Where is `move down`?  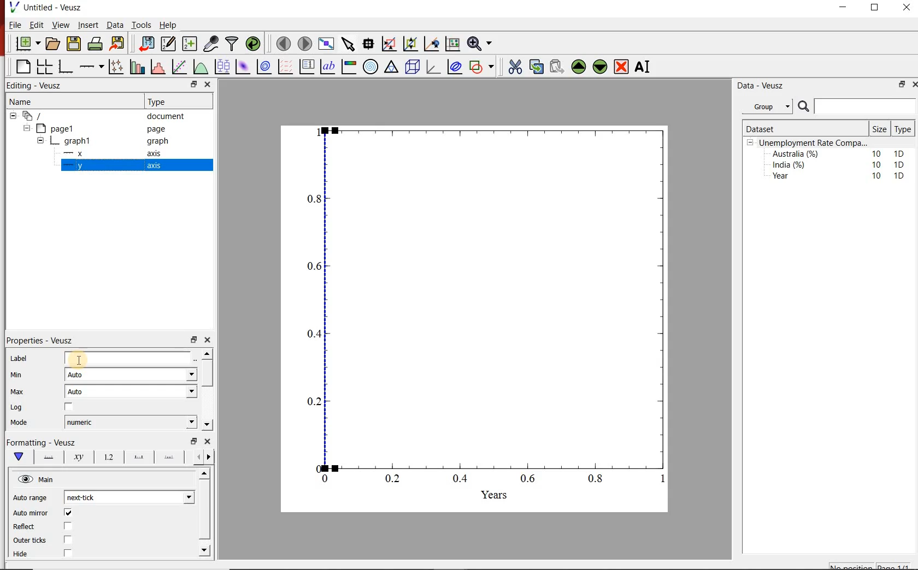 move down is located at coordinates (207, 424).